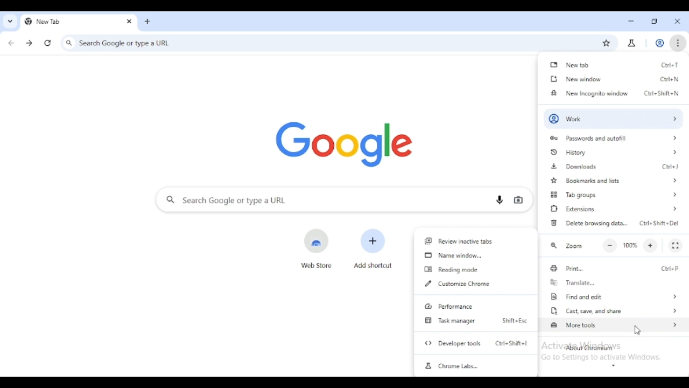 Image resolution: width=689 pixels, height=388 pixels. I want to click on close tab, so click(678, 21).